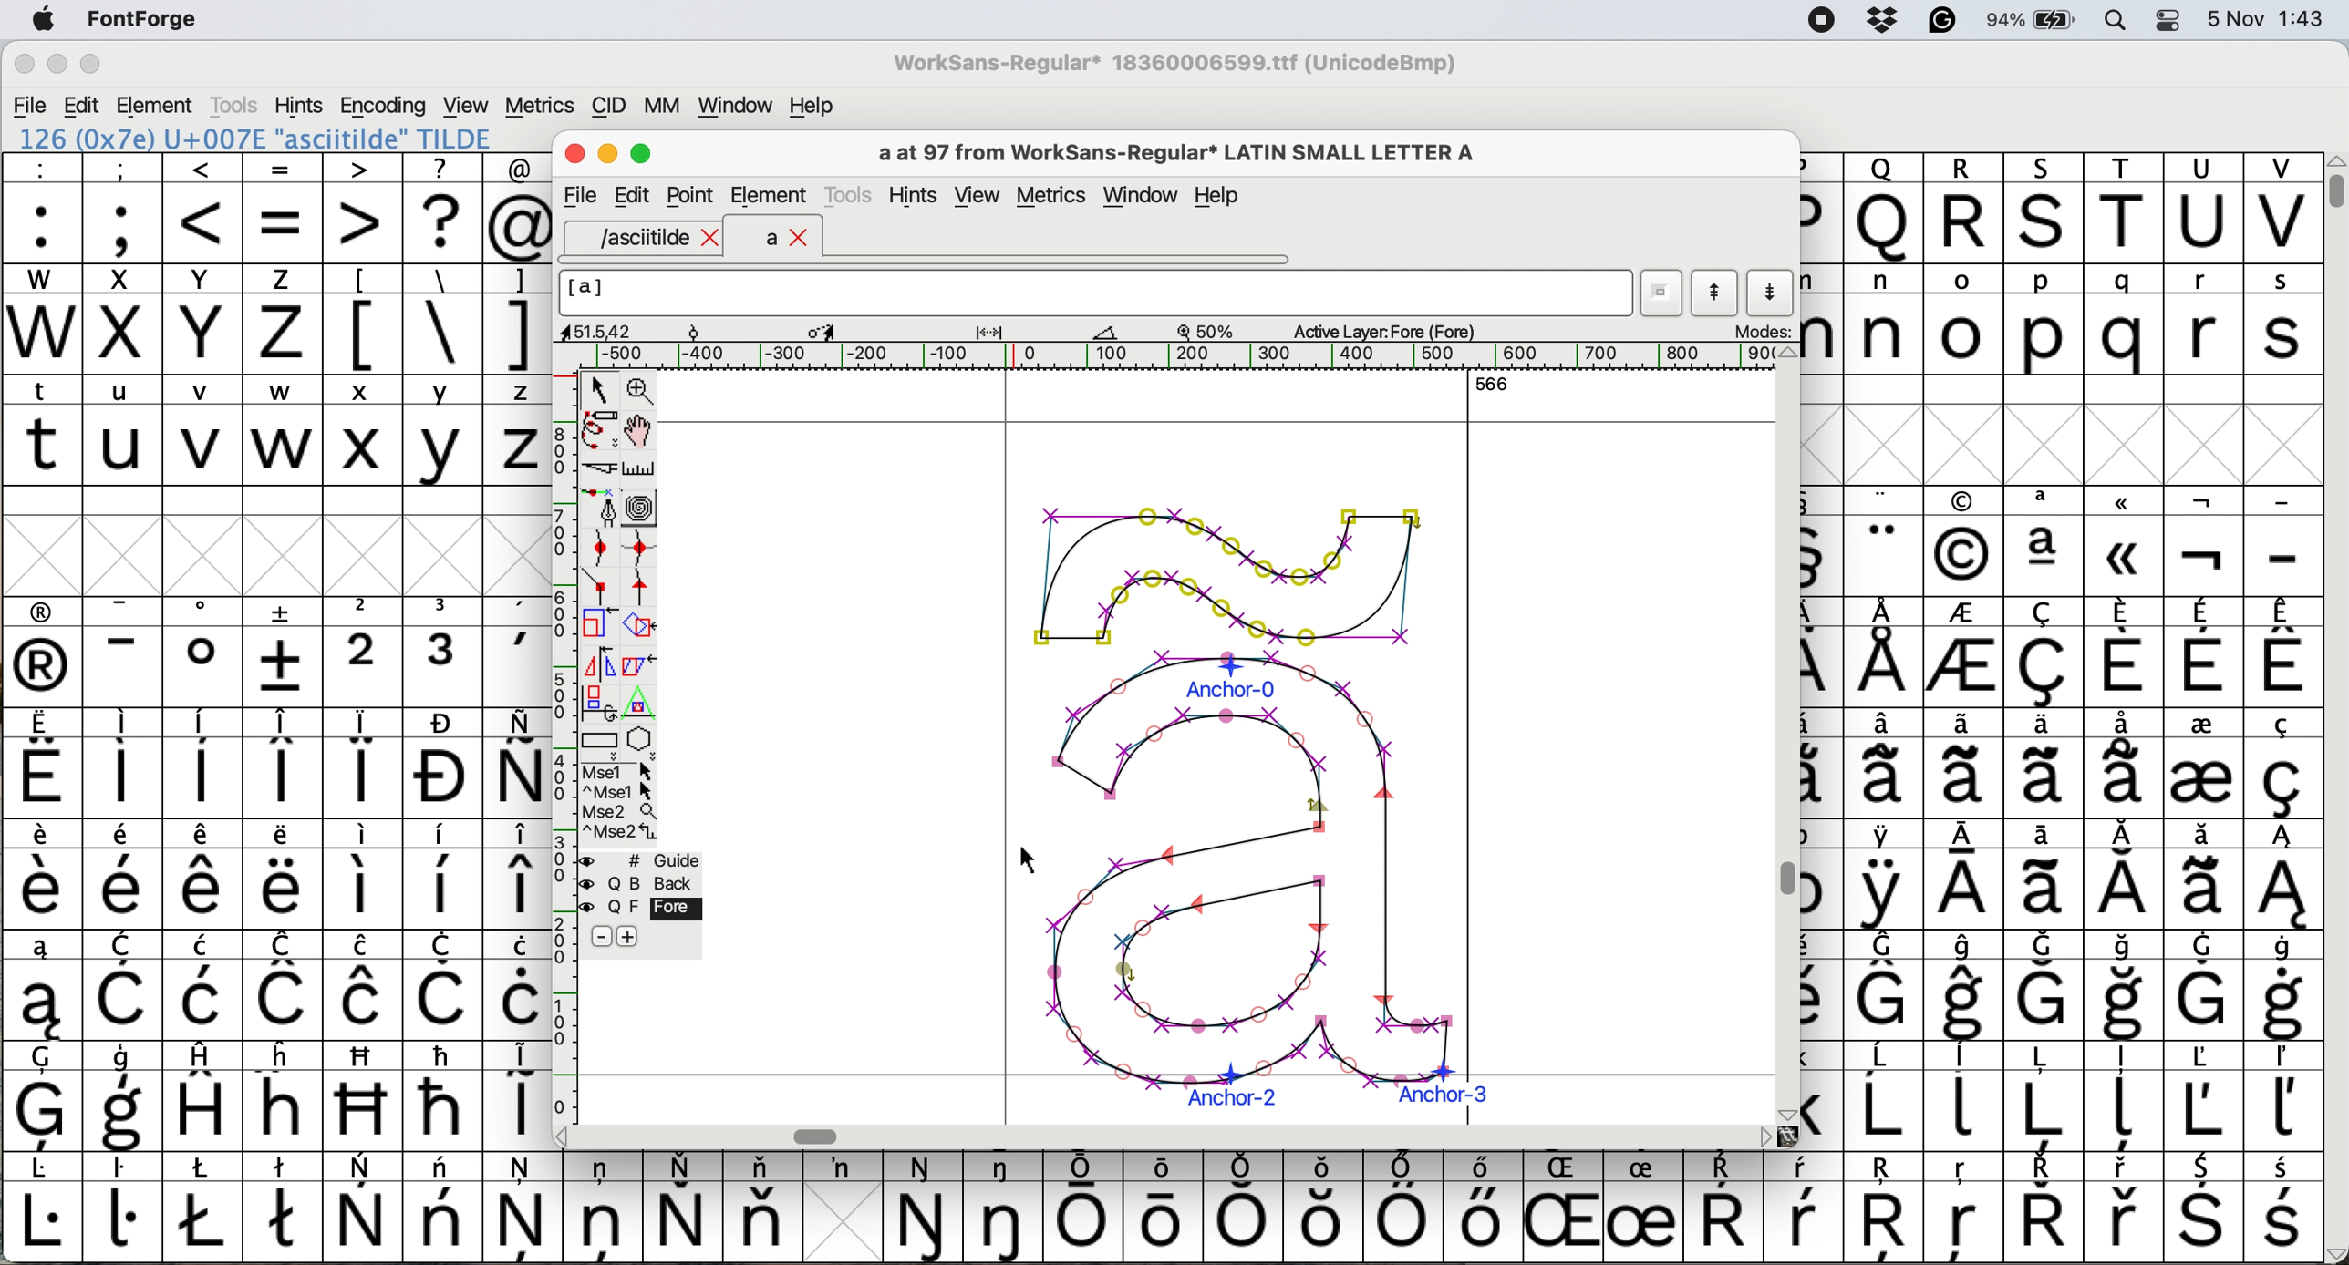 The height and width of the screenshot is (1265, 2349). I want to click on add, so click(630, 936).